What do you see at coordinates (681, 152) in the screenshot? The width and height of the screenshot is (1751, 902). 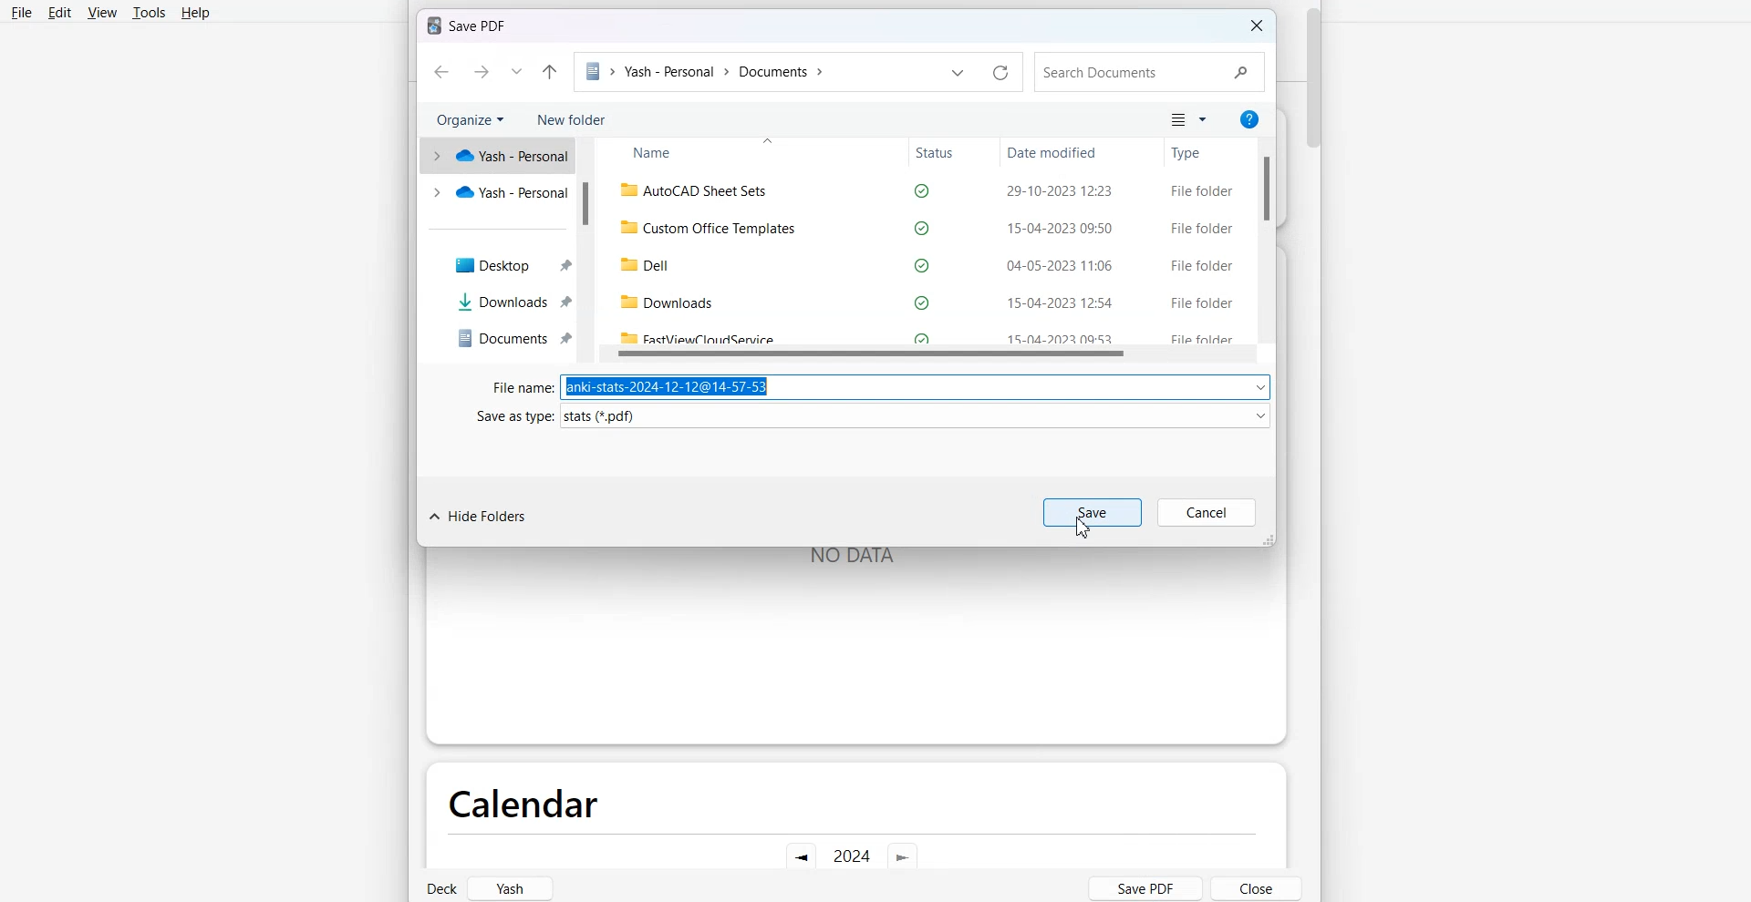 I see `Name` at bounding box center [681, 152].